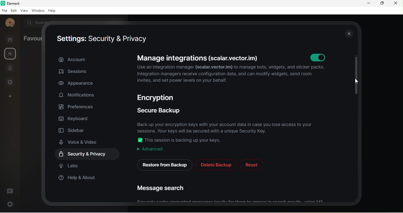  Describe the element at coordinates (348, 33) in the screenshot. I see `close` at that location.